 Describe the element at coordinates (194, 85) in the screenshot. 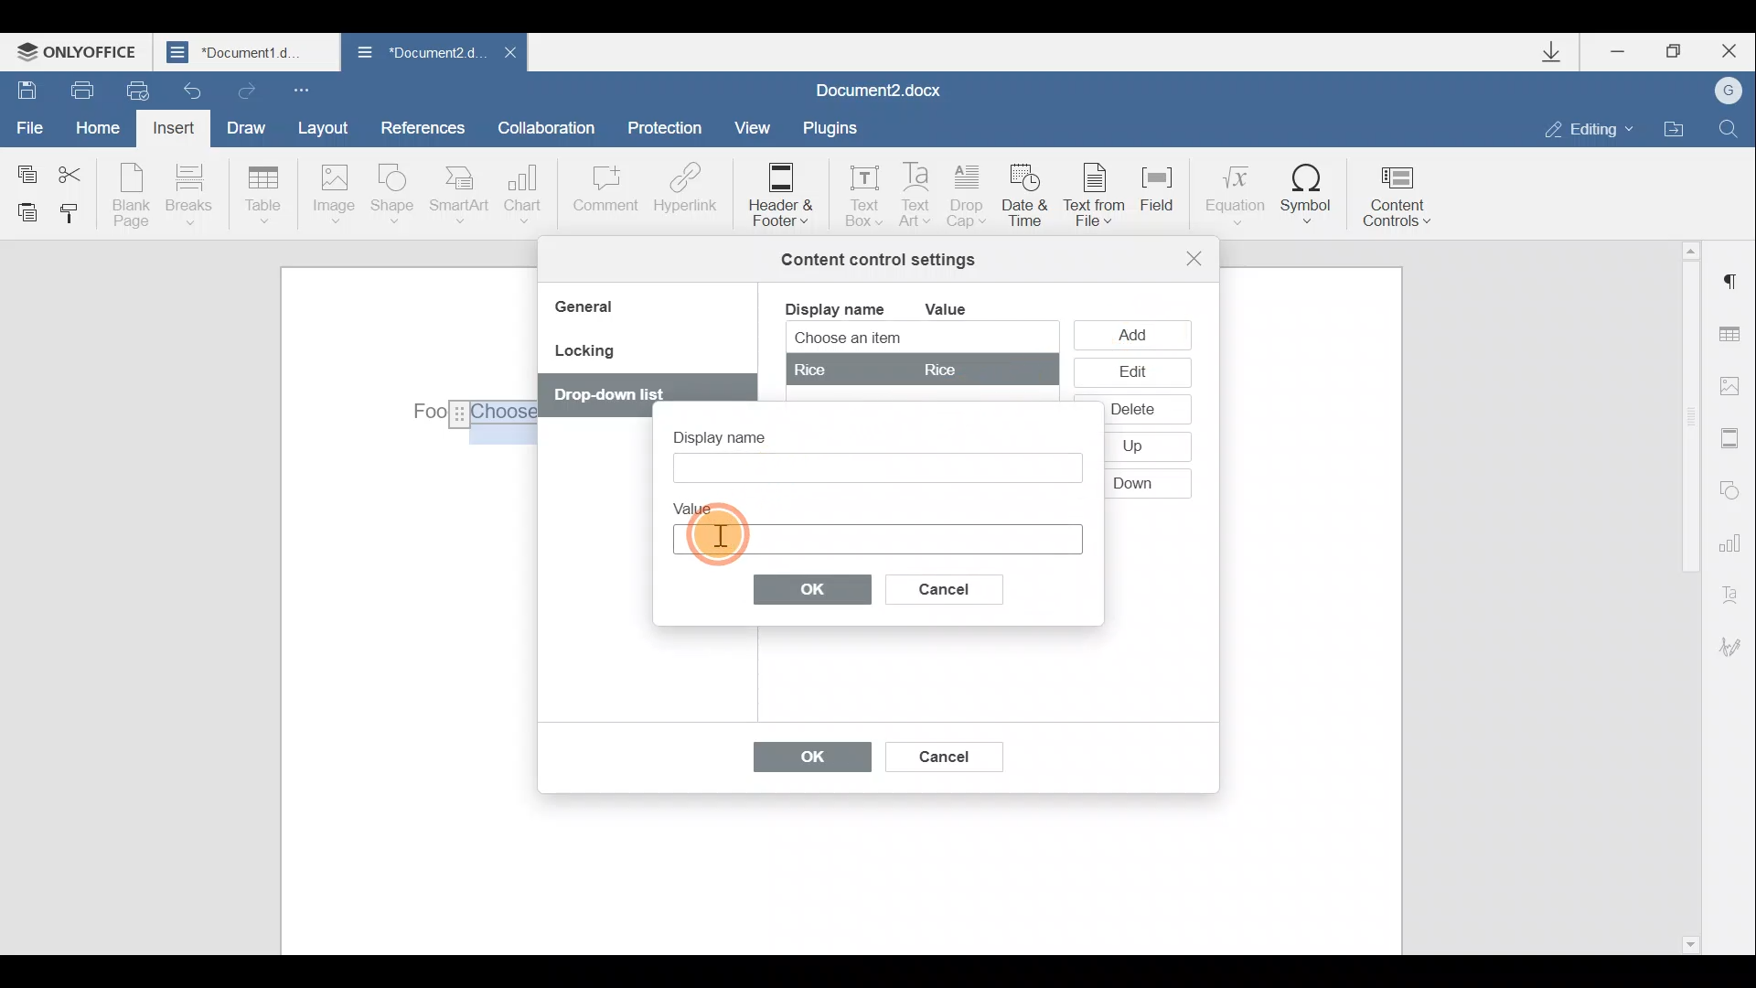

I see `Undo` at that location.